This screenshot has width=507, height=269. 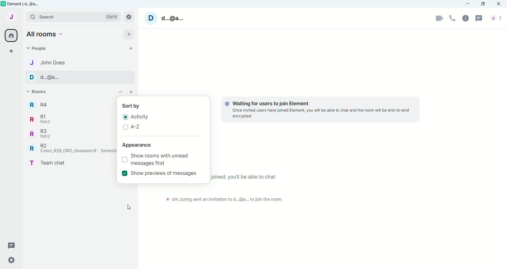 I want to click on Once everyone has joined, you'll be able to chat, so click(x=243, y=177).